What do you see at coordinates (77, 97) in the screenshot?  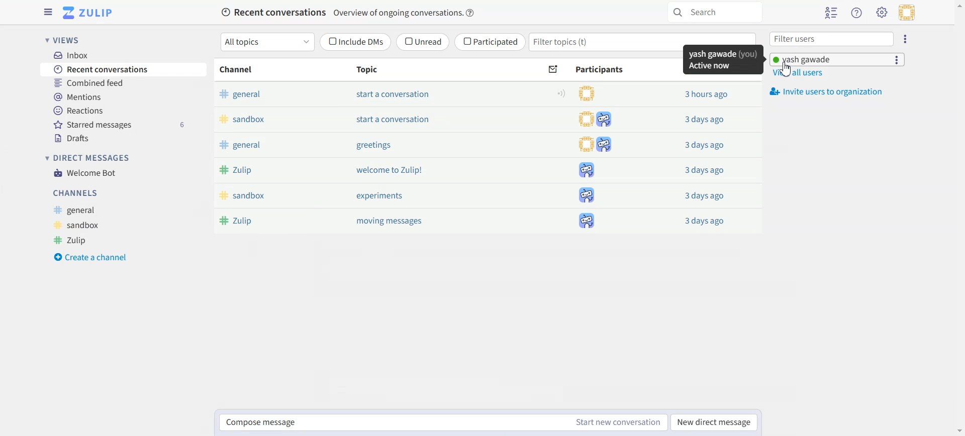 I see `Mentions` at bounding box center [77, 97].